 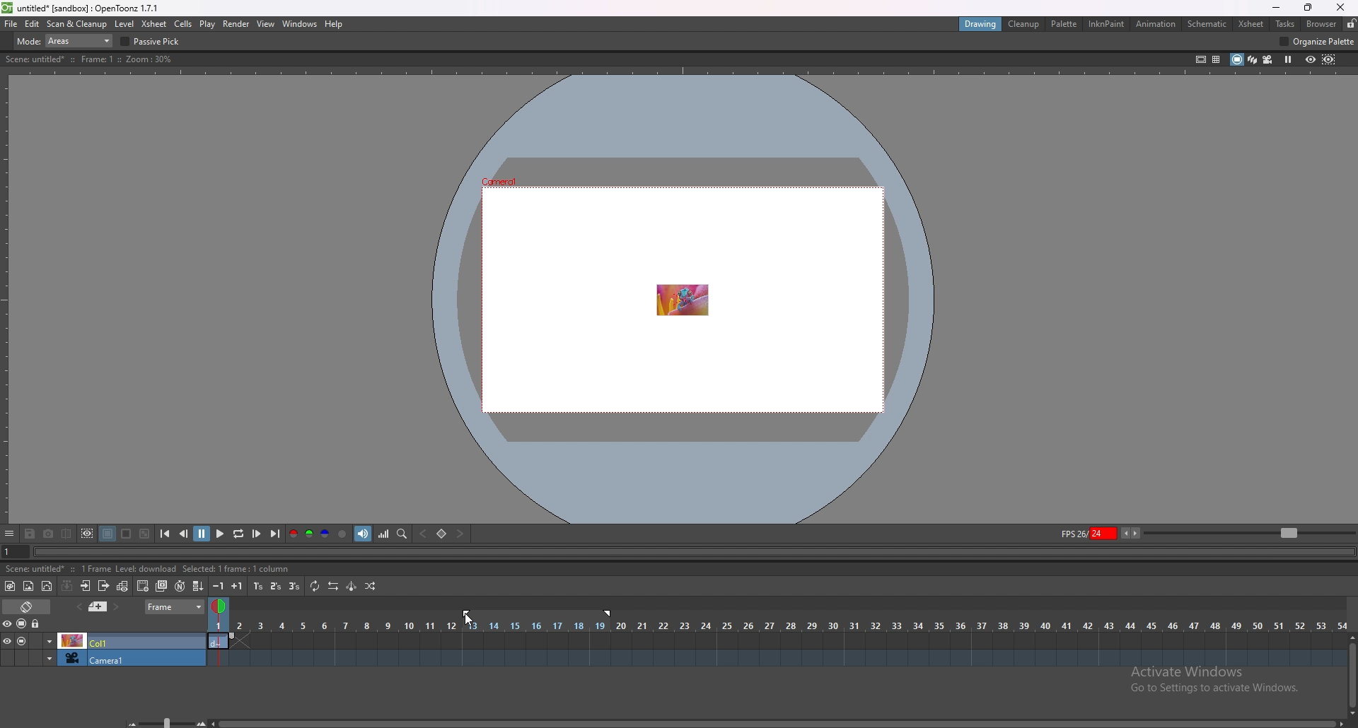 What do you see at coordinates (103, 657) in the screenshot?
I see `camera` at bounding box center [103, 657].